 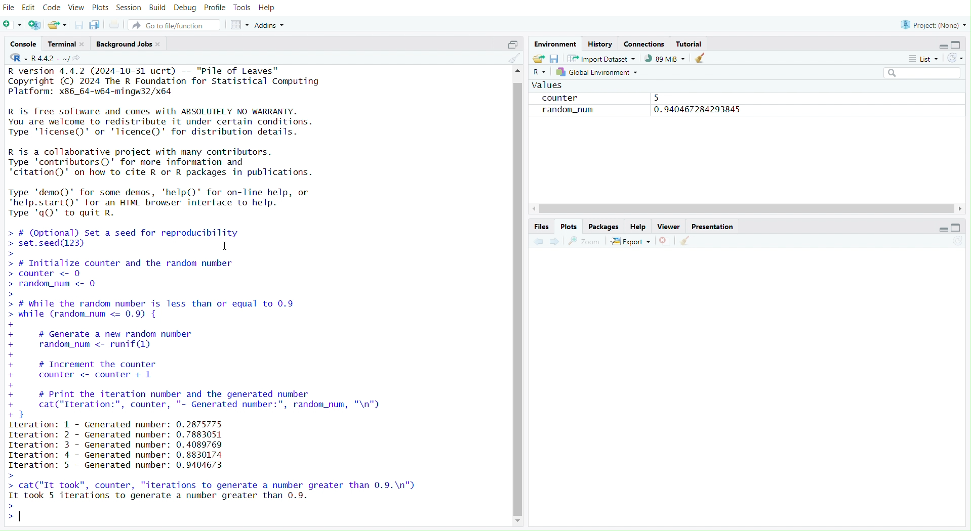 I want to click on Export, so click(x=634, y=241).